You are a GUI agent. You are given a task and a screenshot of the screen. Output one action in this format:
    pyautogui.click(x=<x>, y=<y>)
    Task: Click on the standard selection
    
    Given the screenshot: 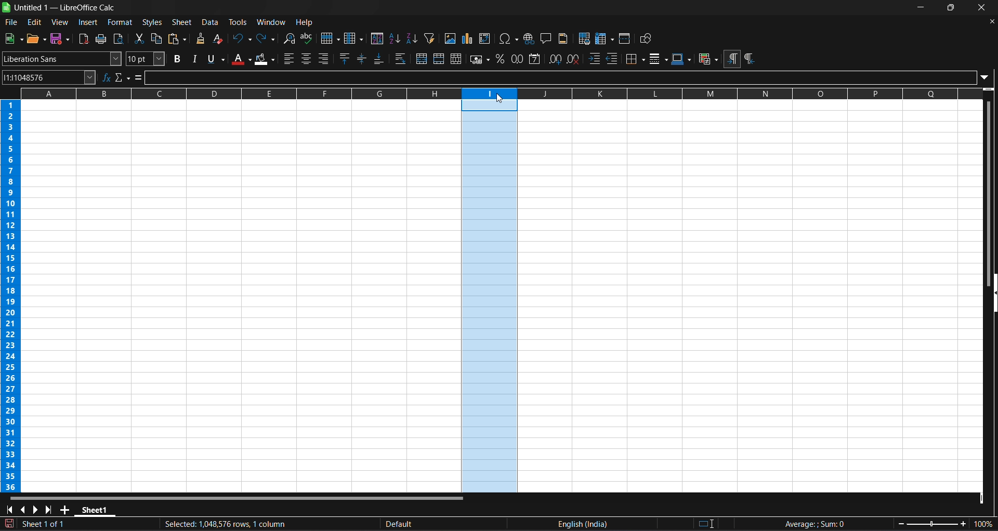 What is the action you would take?
    pyautogui.click(x=711, y=523)
    